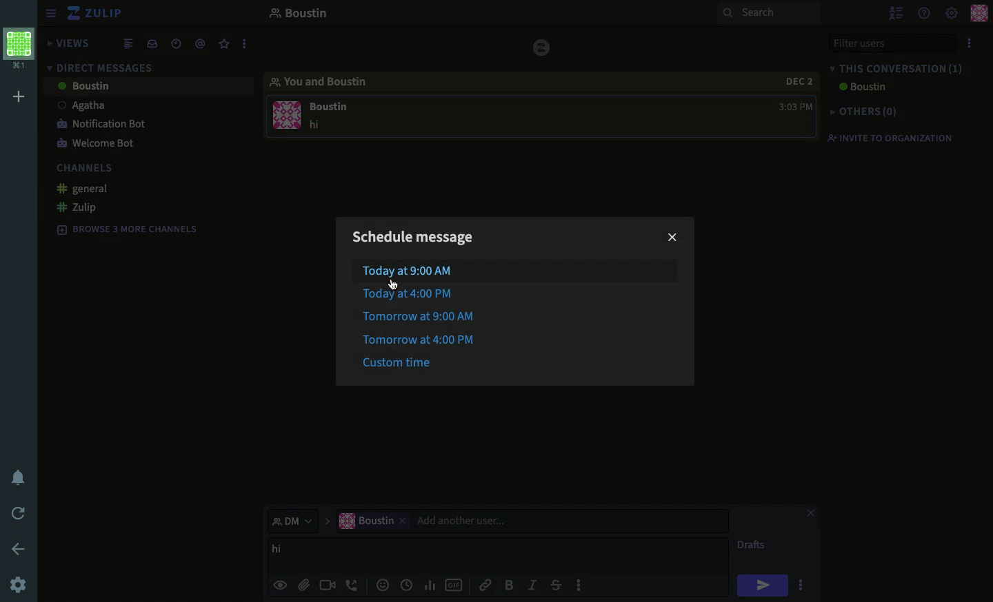  What do you see at coordinates (812, 514) in the screenshot?
I see `close` at bounding box center [812, 514].